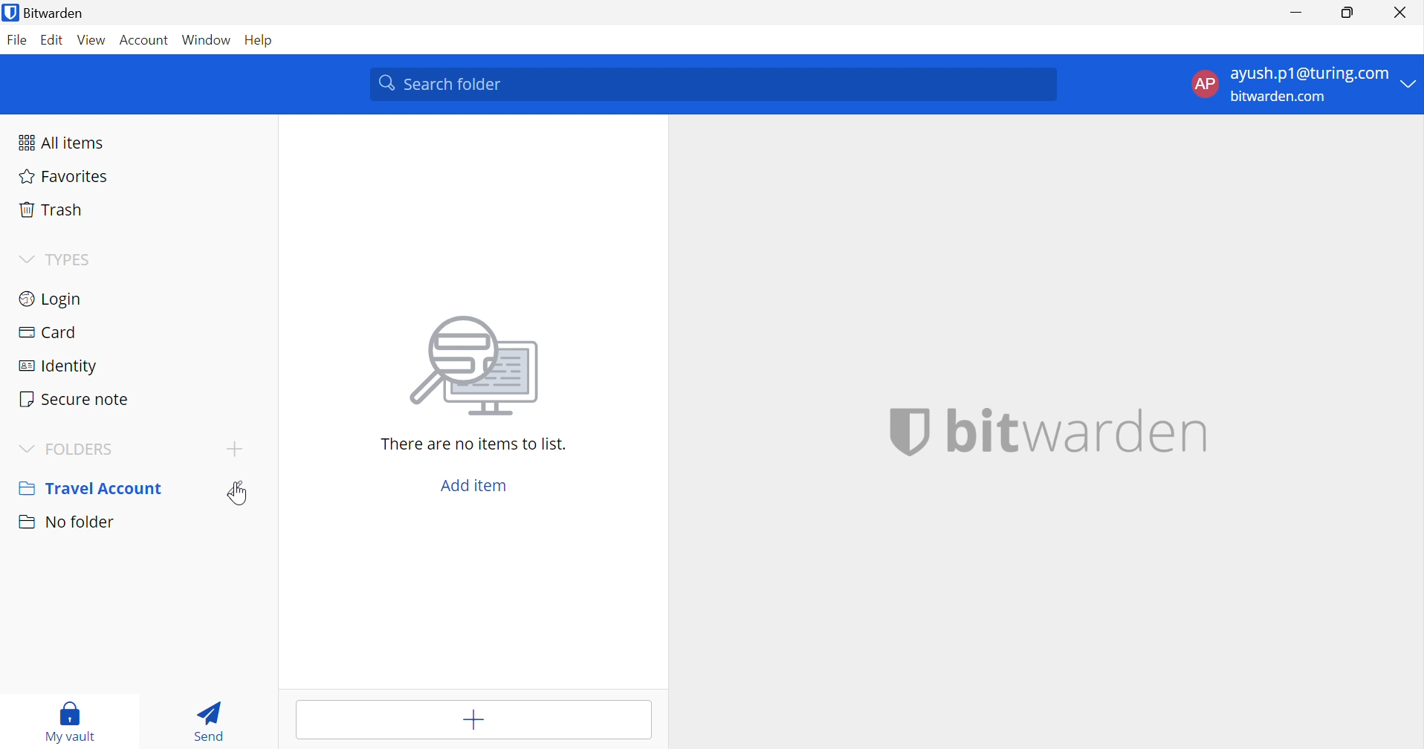  Describe the element at coordinates (88, 448) in the screenshot. I see `FOLDERS` at that location.